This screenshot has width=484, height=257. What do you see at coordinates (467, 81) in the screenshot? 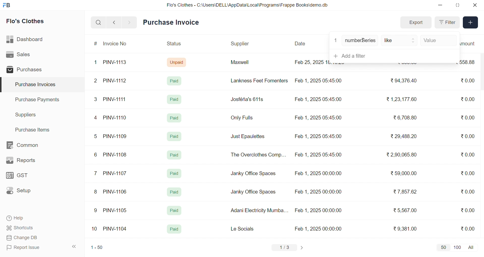
I see `₹0.00` at bounding box center [467, 81].